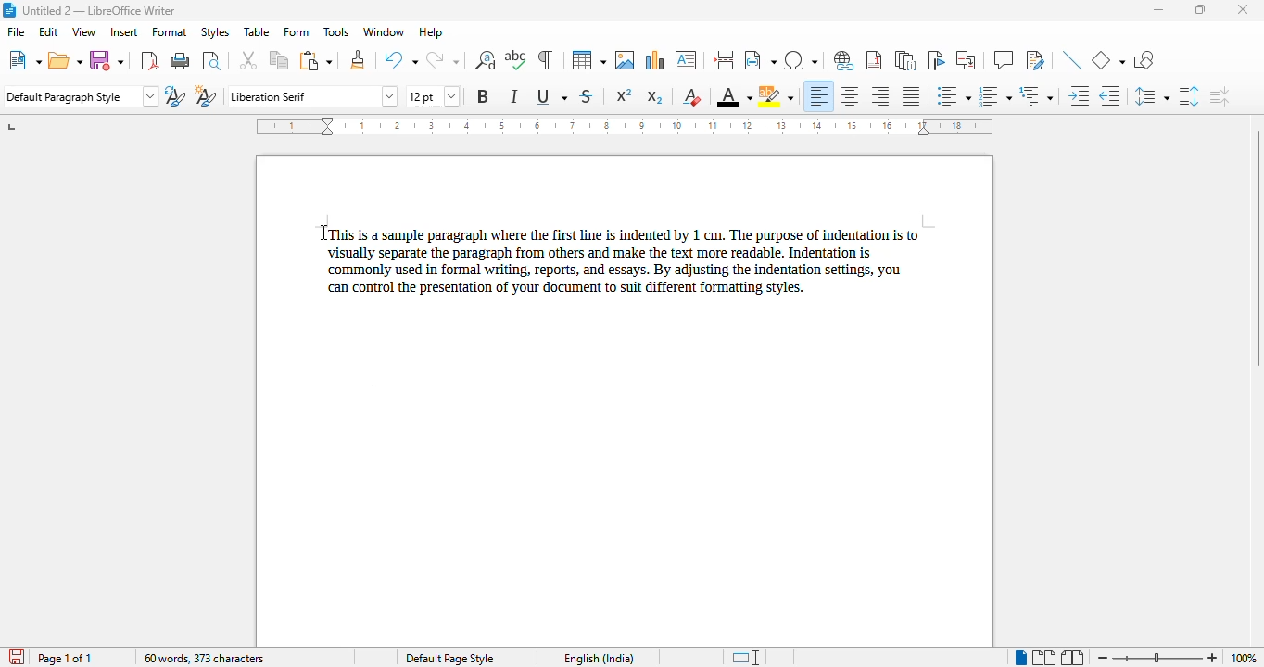 This screenshot has height=667, width=1264. Describe the element at coordinates (723, 60) in the screenshot. I see `insert page break` at that location.